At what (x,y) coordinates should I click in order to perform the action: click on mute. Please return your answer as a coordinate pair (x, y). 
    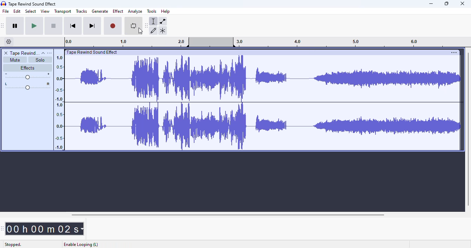
    Looking at the image, I should click on (13, 60).